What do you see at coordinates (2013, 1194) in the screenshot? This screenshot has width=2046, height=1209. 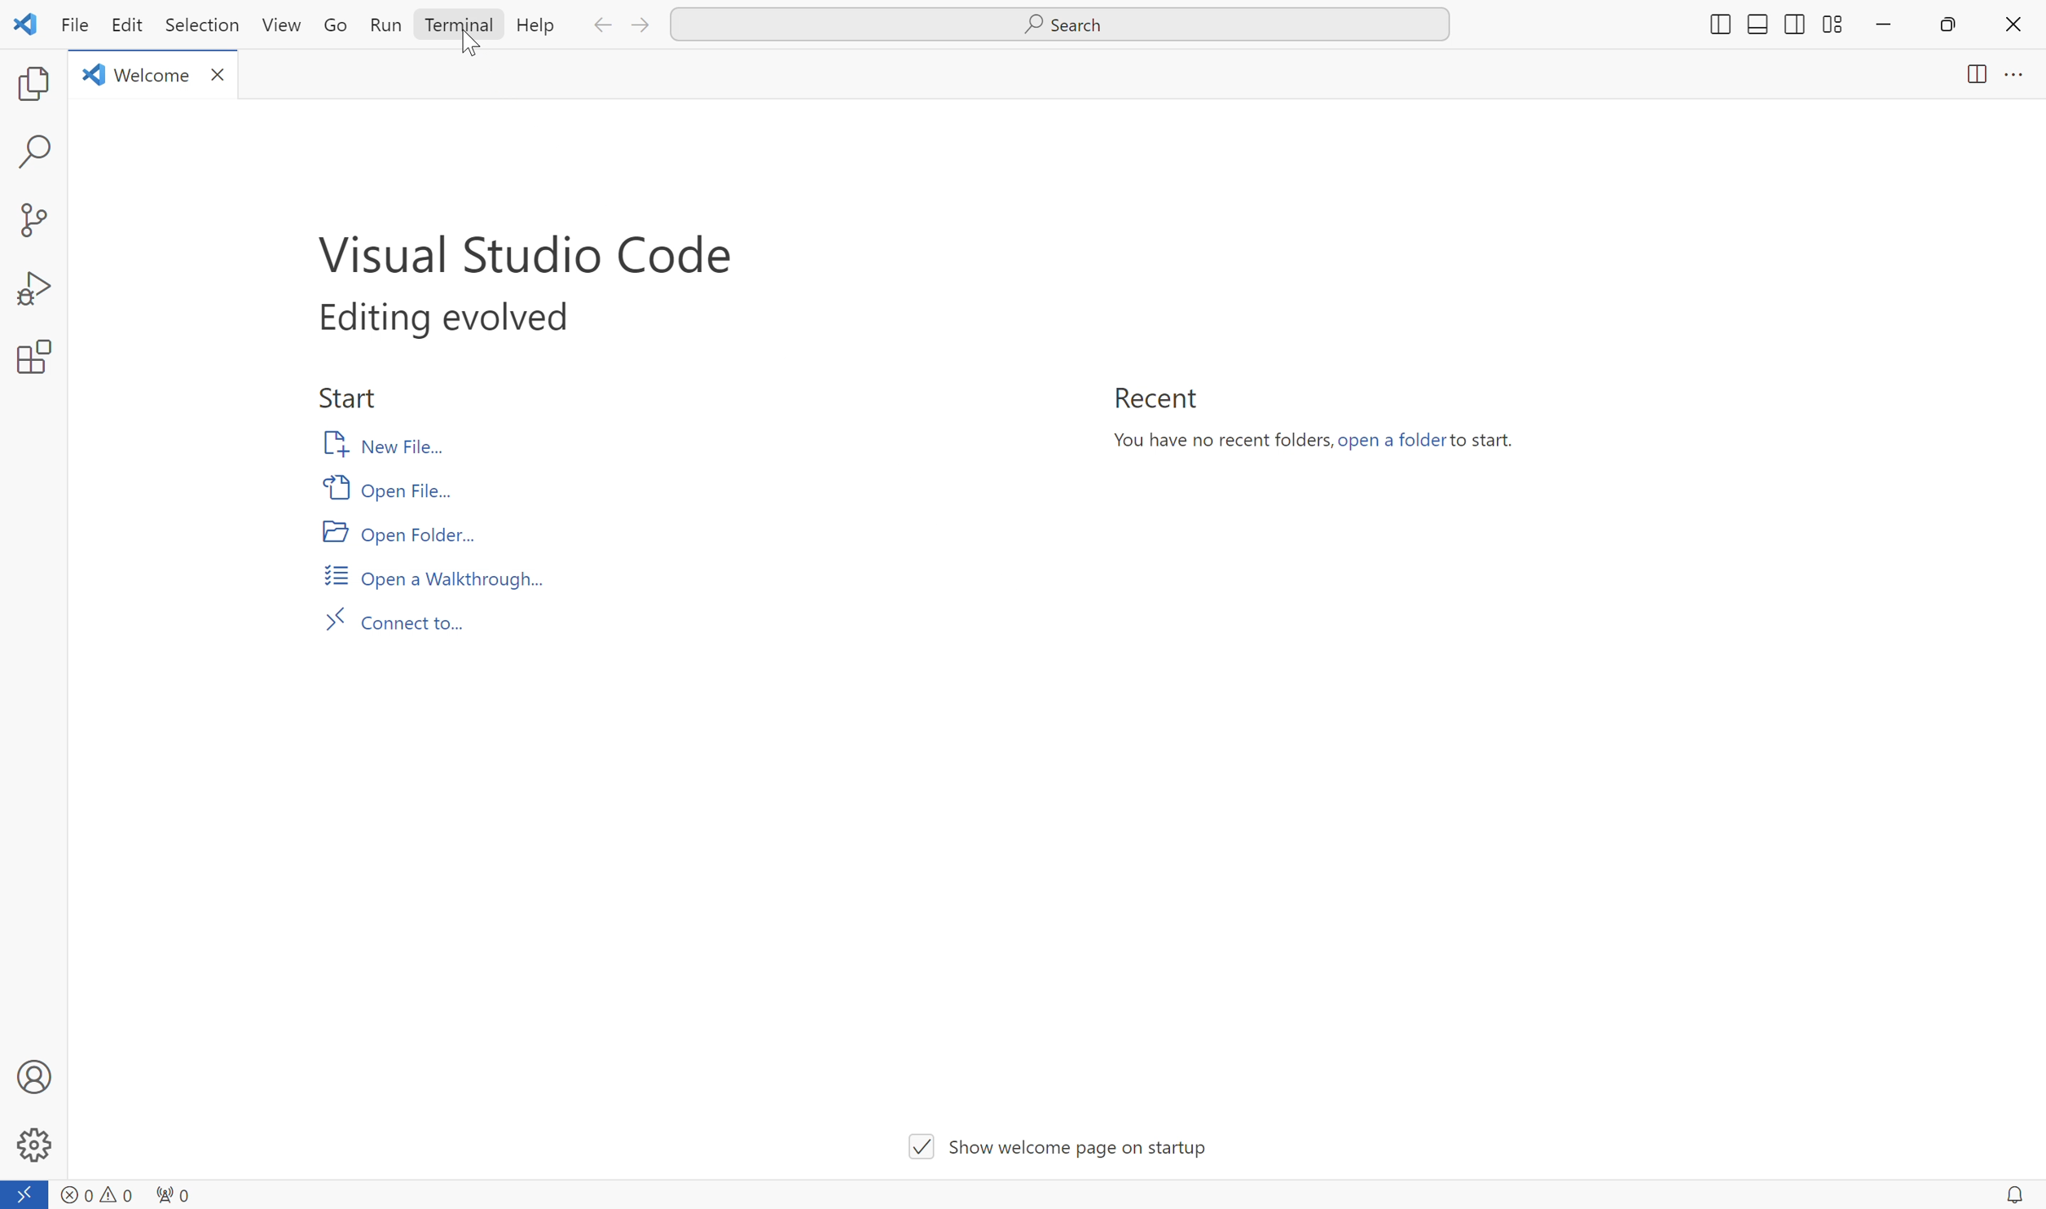 I see `notification` at bounding box center [2013, 1194].